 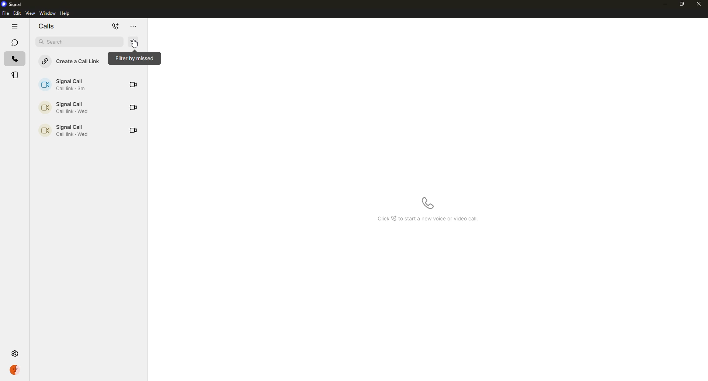 What do you see at coordinates (430, 219) in the screenshot?
I see `See what's new in this update` at bounding box center [430, 219].